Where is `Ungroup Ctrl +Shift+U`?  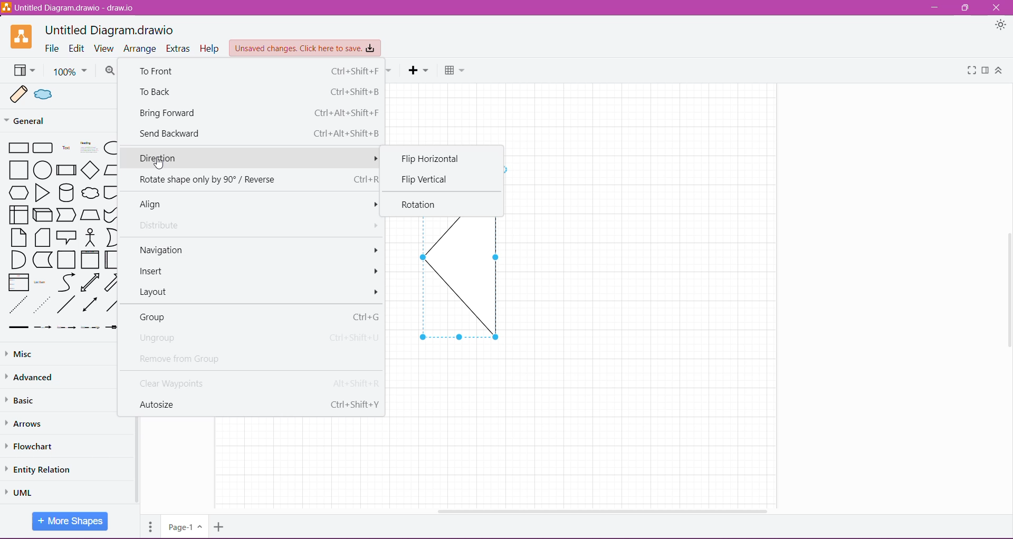
Ungroup Ctrl +Shift+U is located at coordinates (260, 339).